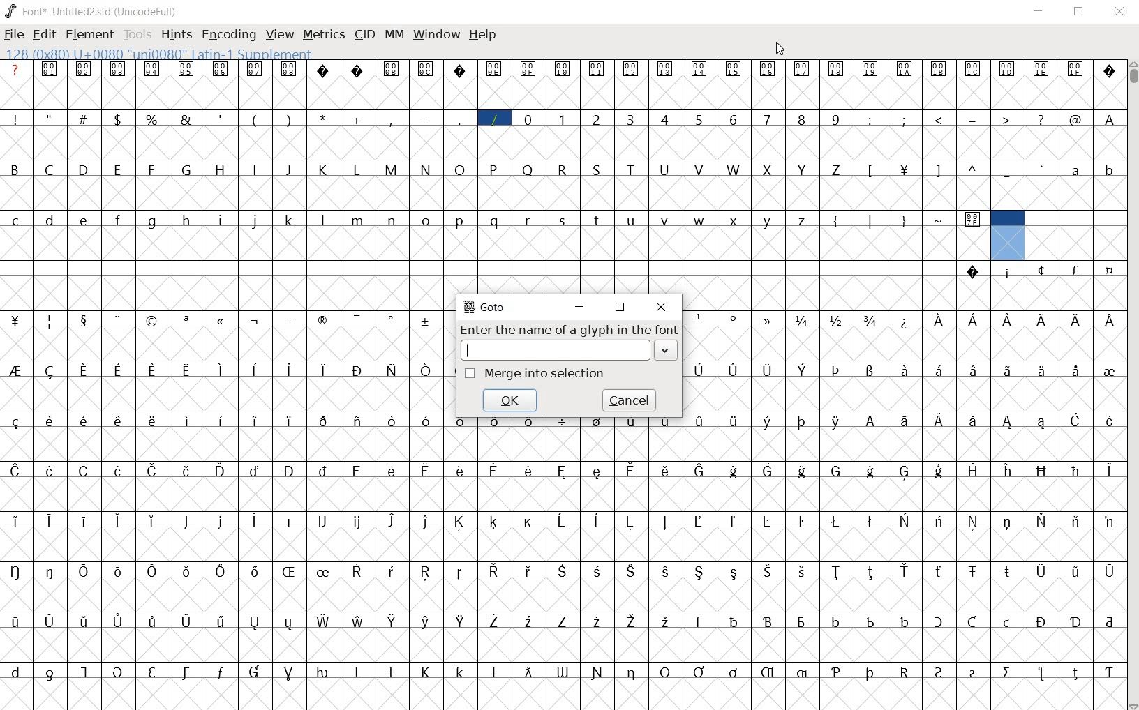 The width and height of the screenshot is (1139, 710). Describe the element at coordinates (1006, 621) in the screenshot. I see `Symbol` at that location.